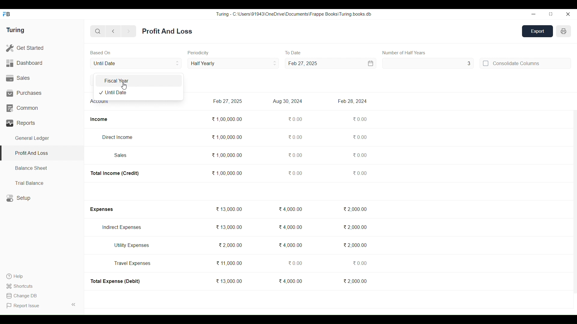  What do you see at coordinates (100, 52) in the screenshot?
I see `Based On` at bounding box center [100, 52].